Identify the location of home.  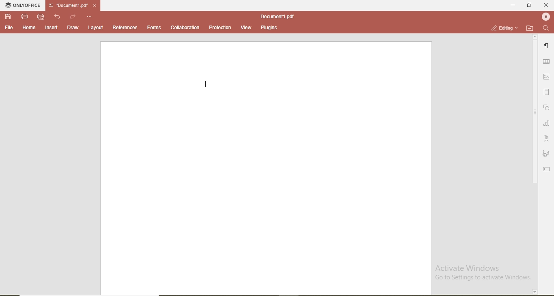
(30, 28).